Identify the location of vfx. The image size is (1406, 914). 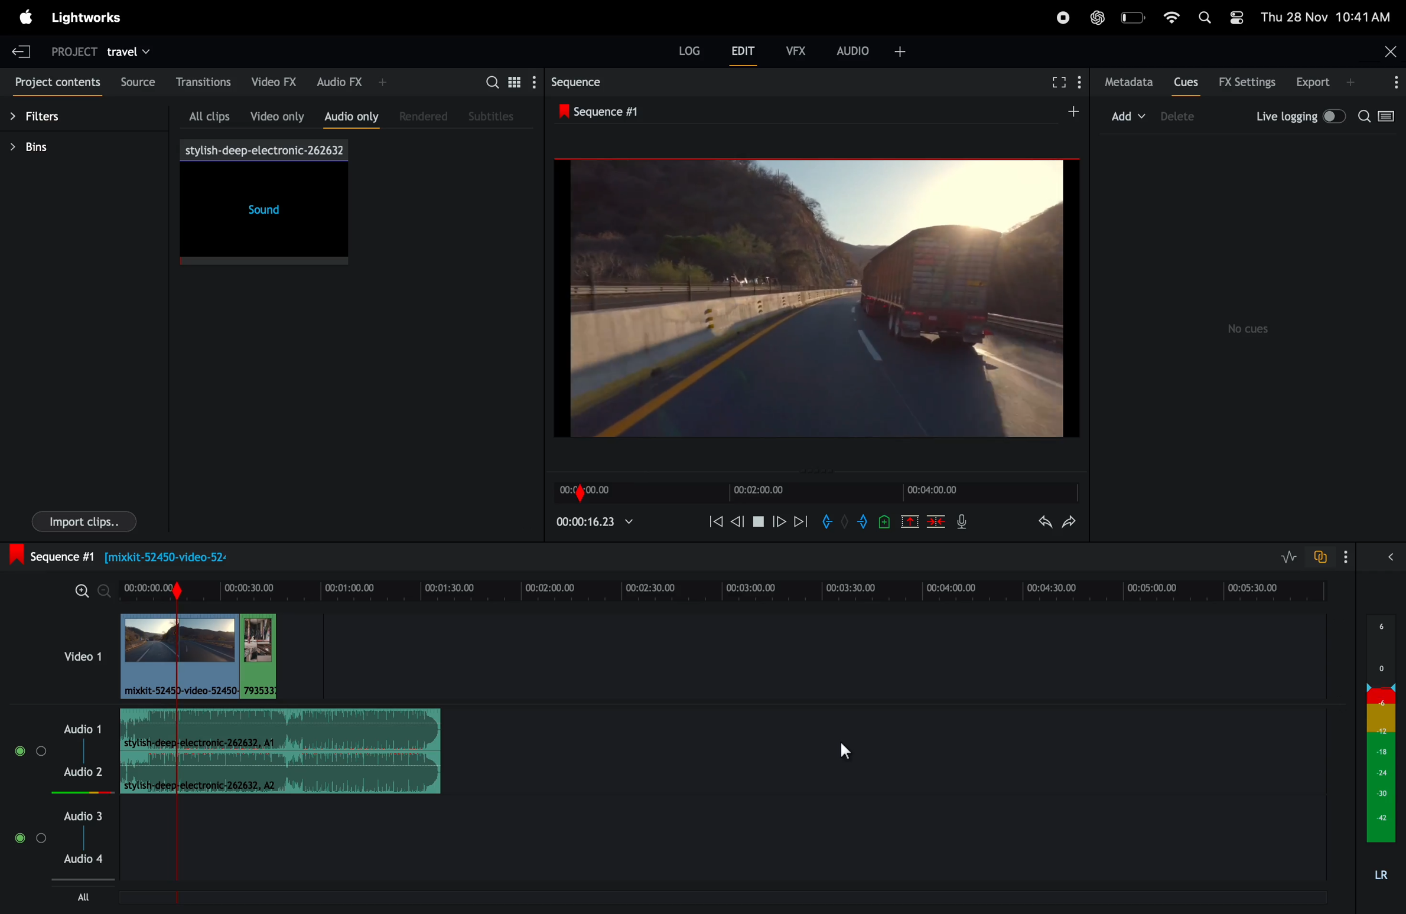
(795, 50).